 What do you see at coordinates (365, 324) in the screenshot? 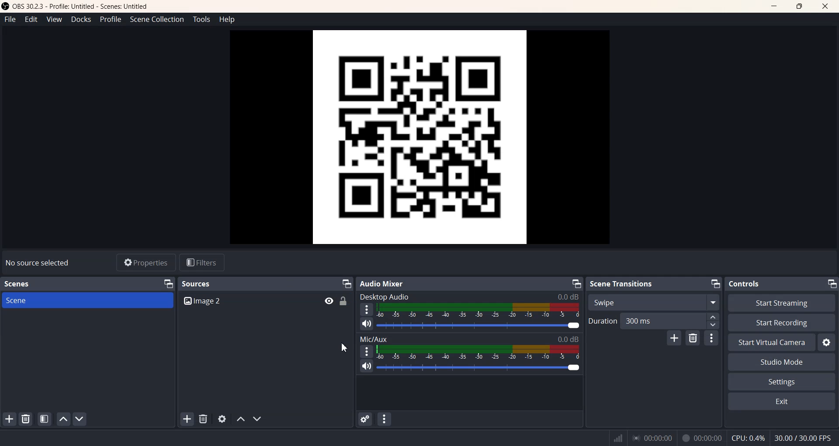
I see `Mute/ Unmute` at bounding box center [365, 324].